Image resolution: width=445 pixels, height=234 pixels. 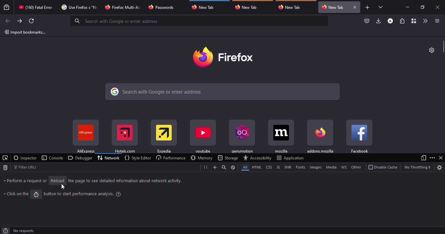 What do you see at coordinates (5, 168) in the screenshot?
I see `bin` at bounding box center [5, 168].